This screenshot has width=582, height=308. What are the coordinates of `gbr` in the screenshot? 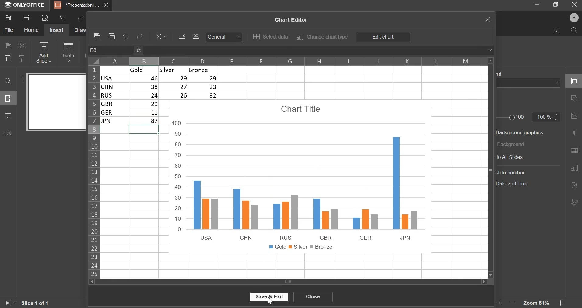 It's located at (114, 104).